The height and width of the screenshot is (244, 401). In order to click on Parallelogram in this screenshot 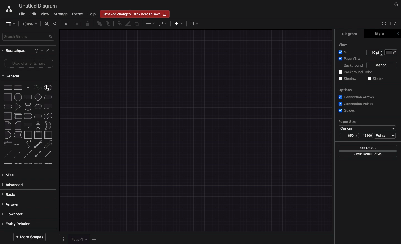, I will do `click(49, 97)`.